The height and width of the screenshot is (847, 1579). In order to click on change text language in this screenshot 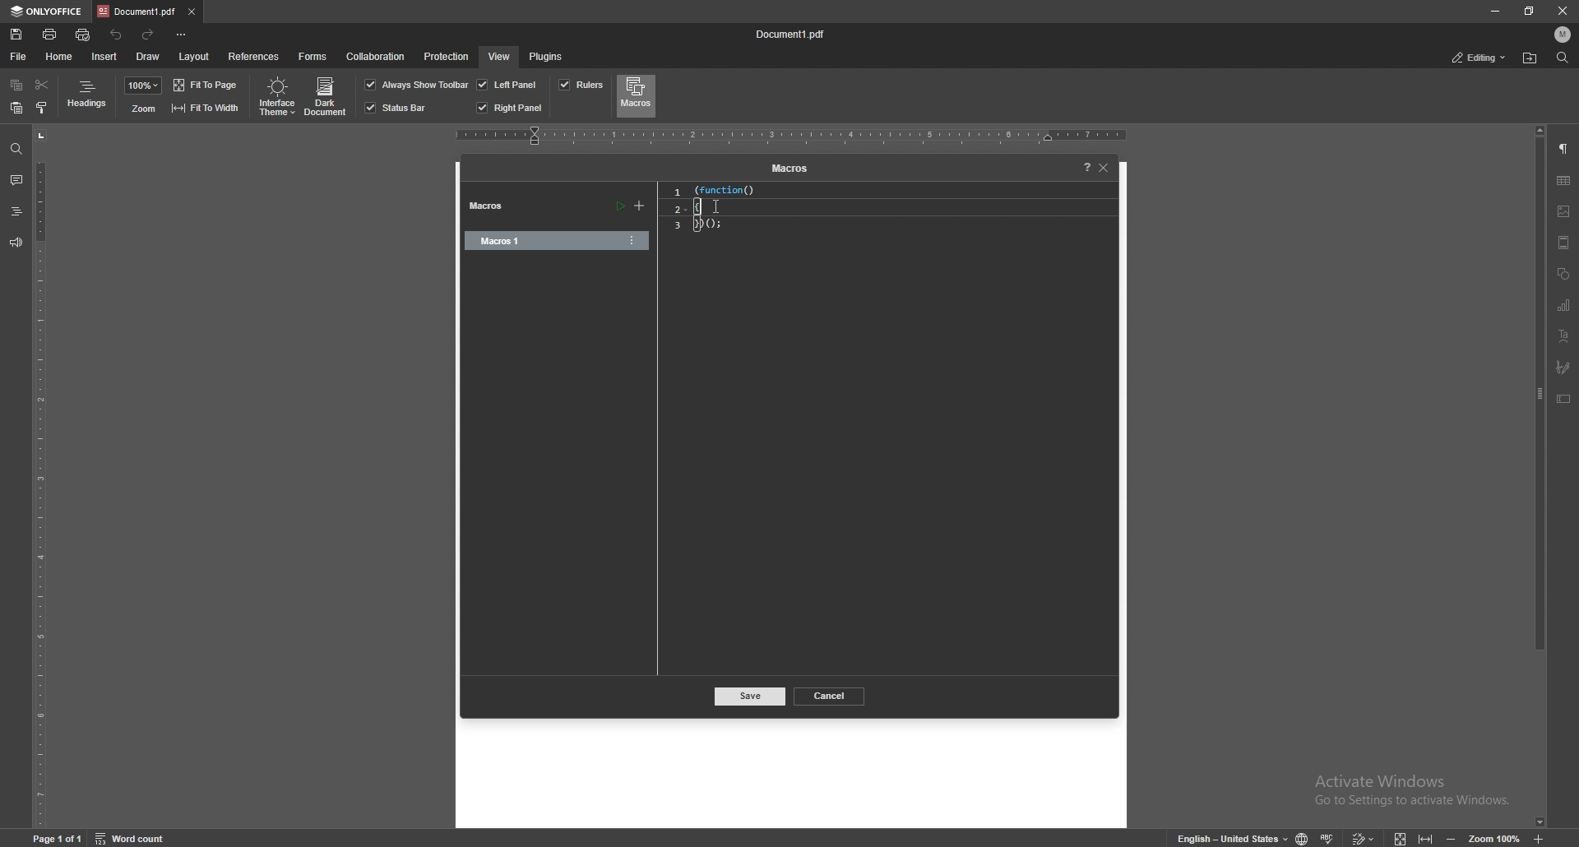, I will do `click(1225, 836)`.